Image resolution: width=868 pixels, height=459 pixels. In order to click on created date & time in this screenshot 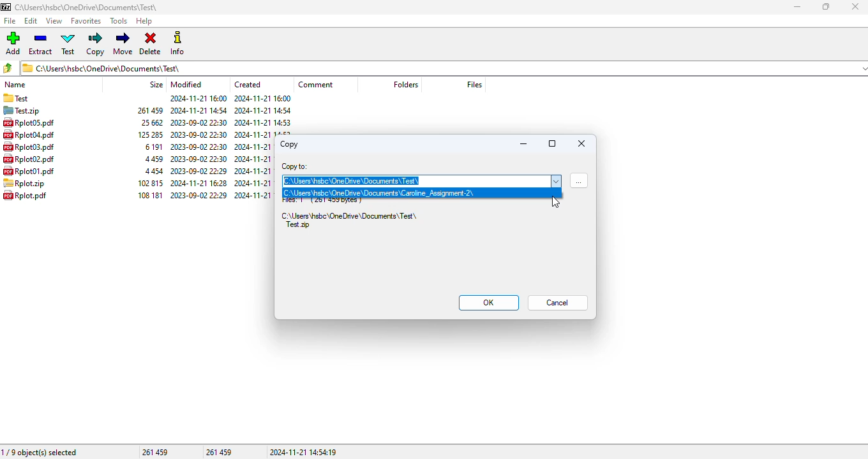, I will do `click(262, 122)`.